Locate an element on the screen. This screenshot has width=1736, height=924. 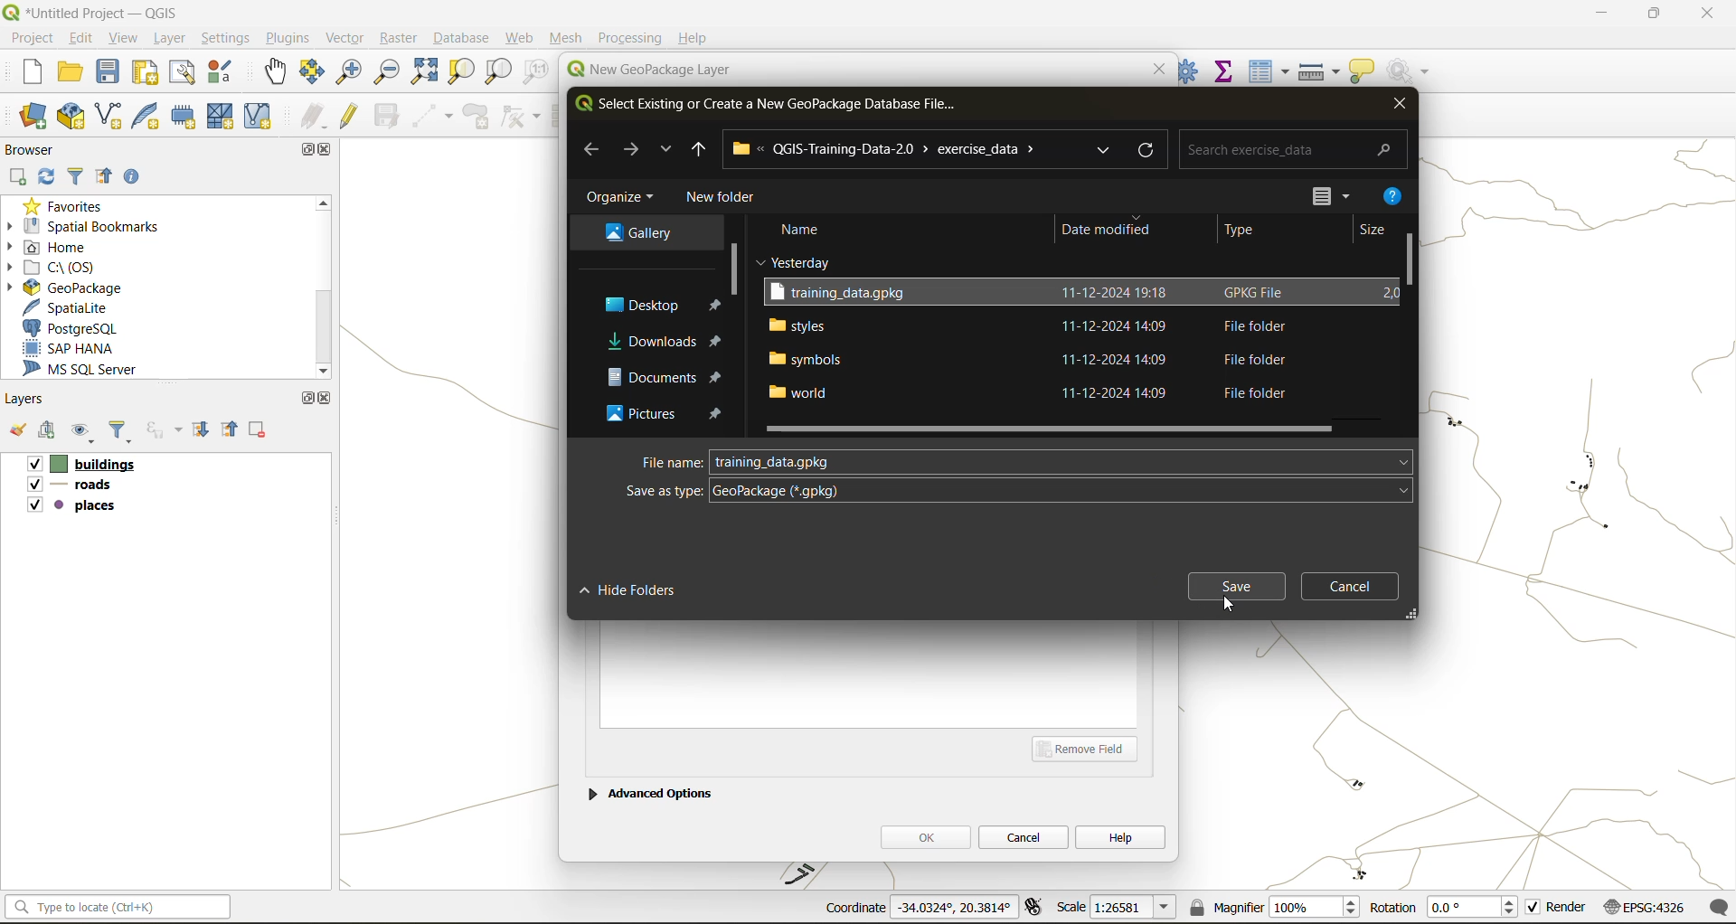
new spatialite is located at coordinates (149, 120).